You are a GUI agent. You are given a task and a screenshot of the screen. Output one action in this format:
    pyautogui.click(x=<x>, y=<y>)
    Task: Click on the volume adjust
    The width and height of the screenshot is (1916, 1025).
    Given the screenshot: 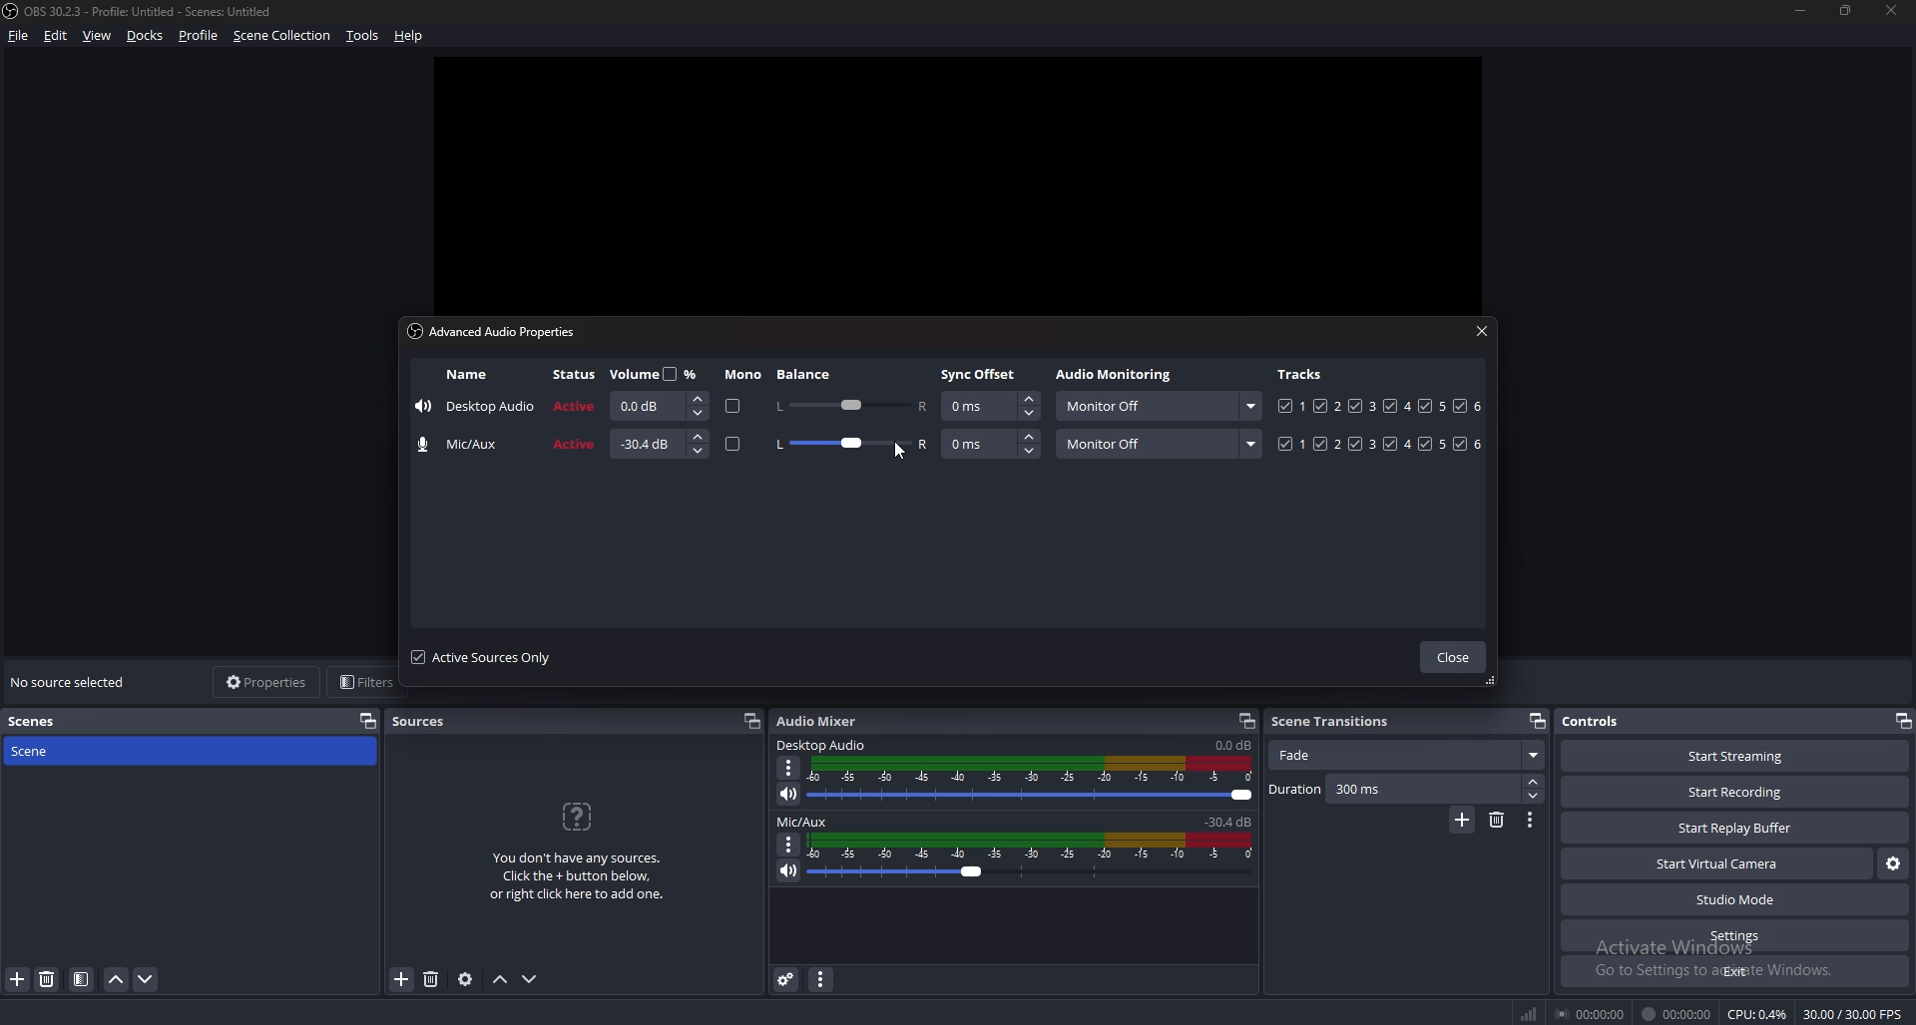 What is the action you would take?
    pyautogui.click(x=658, y=445)
    